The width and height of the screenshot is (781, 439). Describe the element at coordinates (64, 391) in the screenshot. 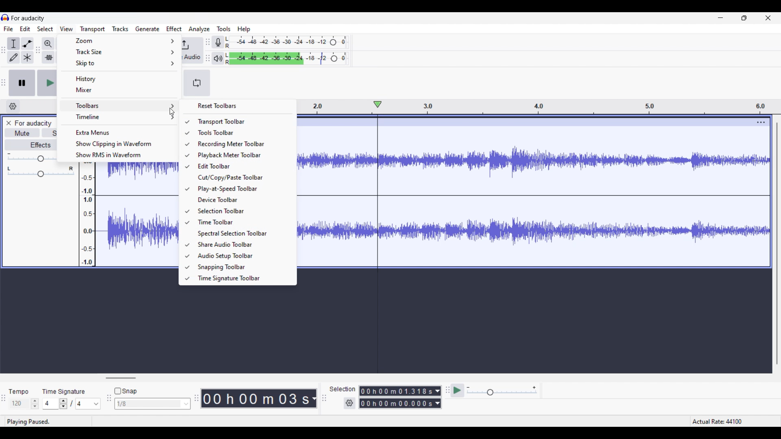

I see `Indicates Time Signature settings` at that location.